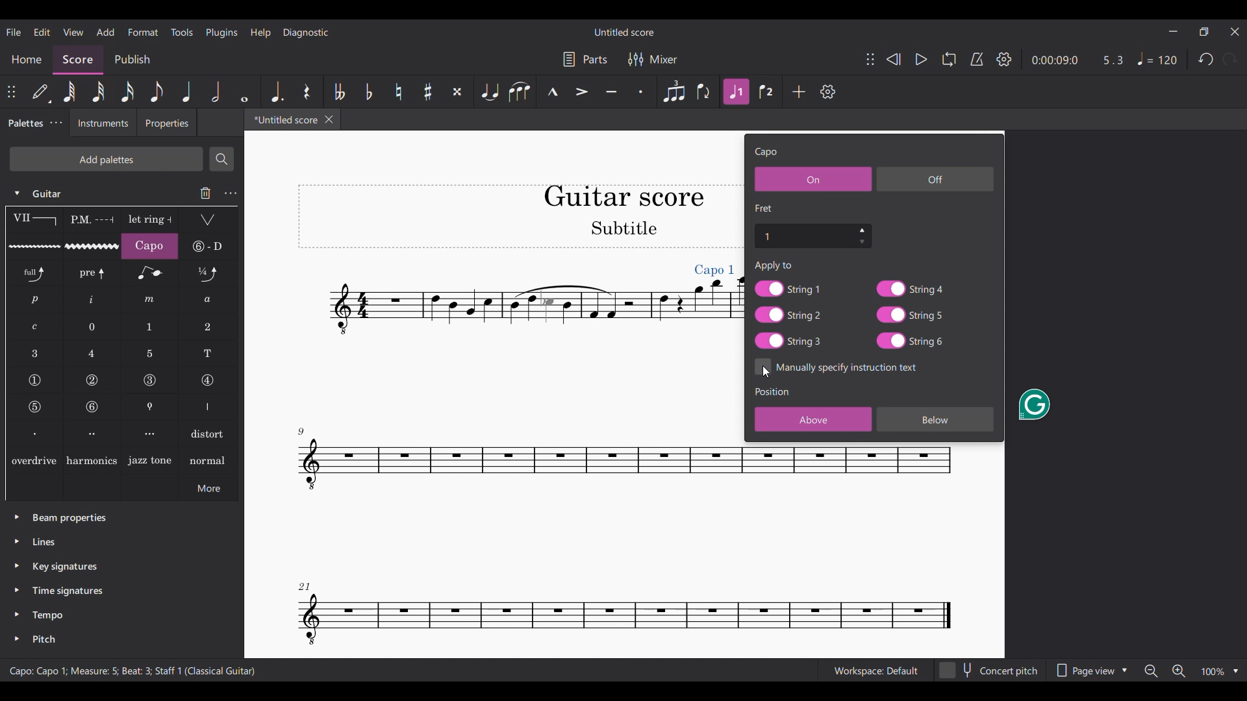  I want to click on String 5 toggle, so click(910, 315).